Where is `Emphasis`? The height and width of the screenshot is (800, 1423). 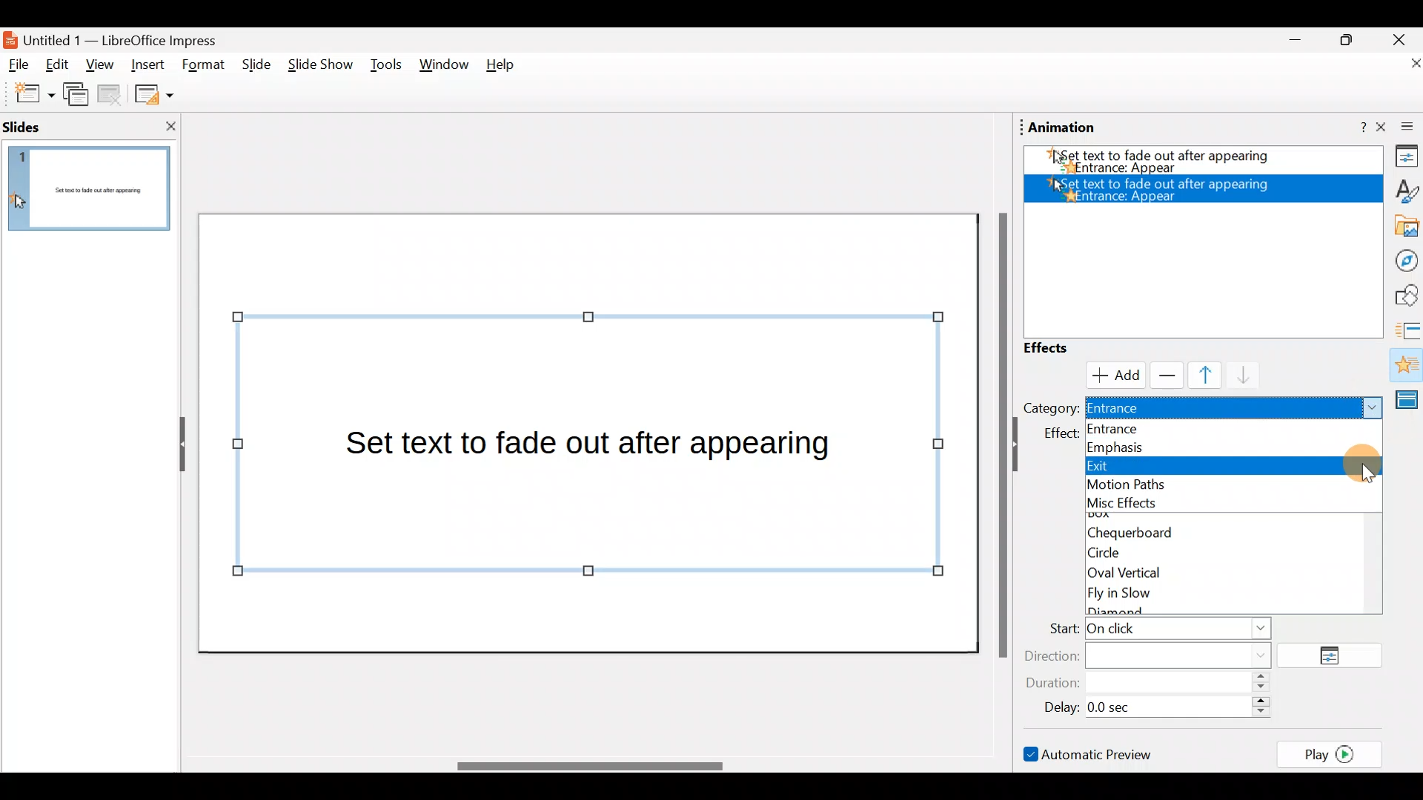 Emphasis is located at coordinates (1227, 447).